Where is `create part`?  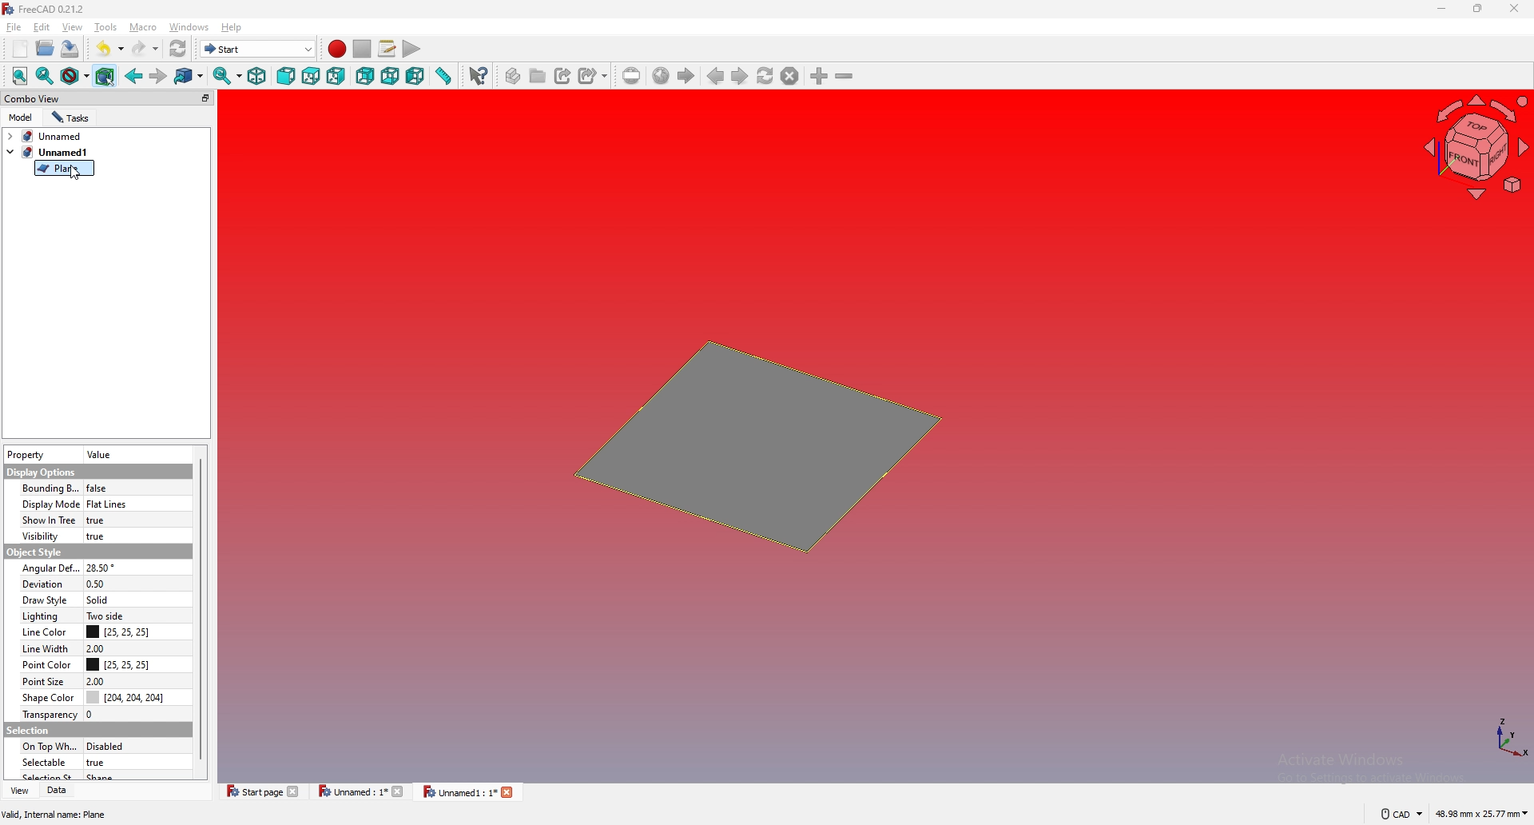
create part is located at coordinates (515, 76).